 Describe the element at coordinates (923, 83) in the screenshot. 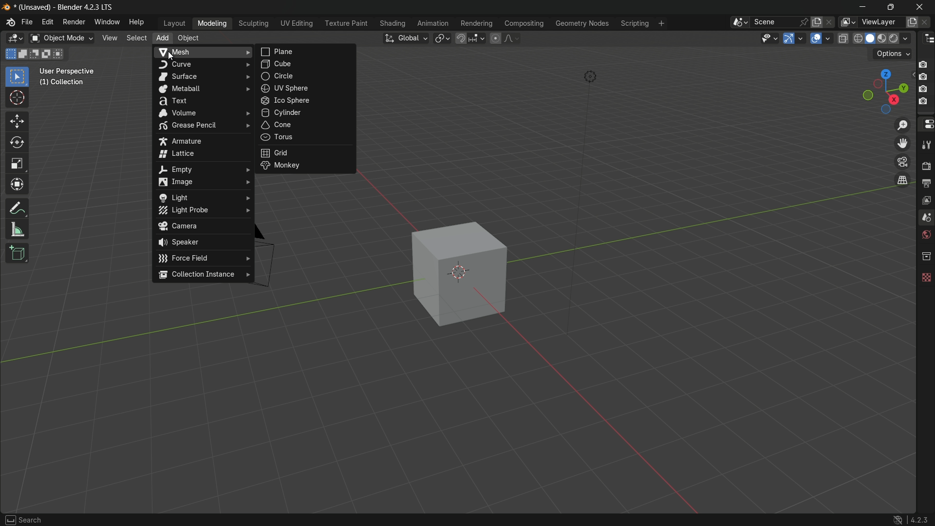

I see `camera` at that location.